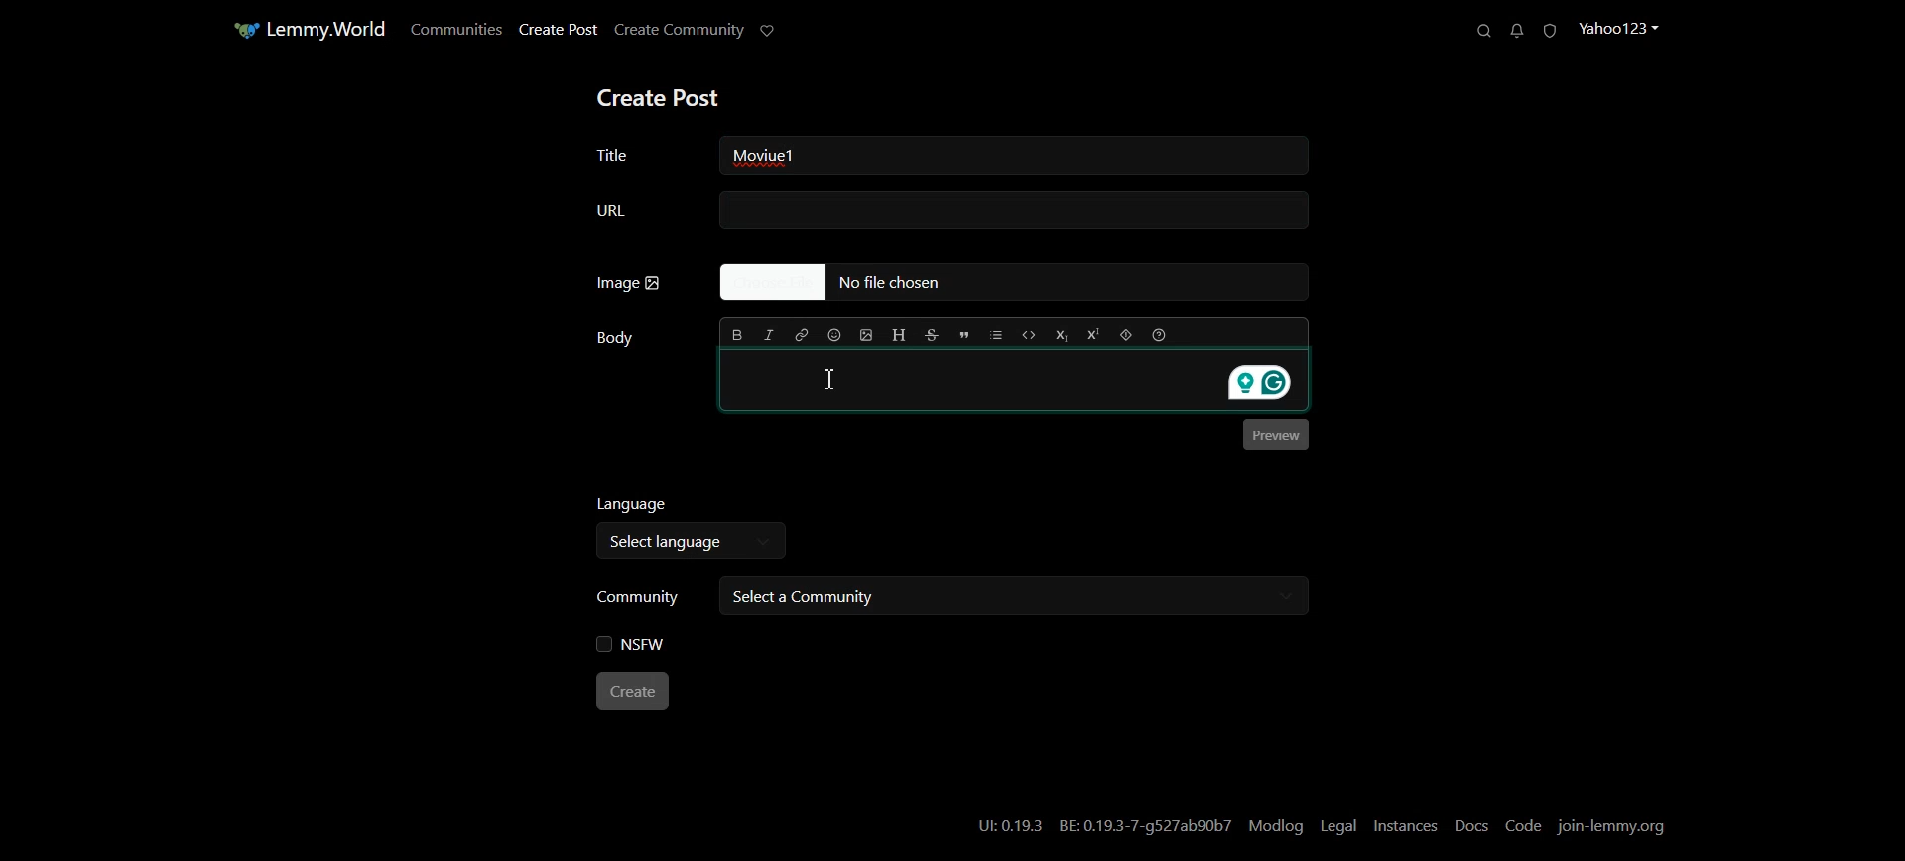  Describe the element at coordinates (948, 211) in the screenshot. I see `URL` at that location.